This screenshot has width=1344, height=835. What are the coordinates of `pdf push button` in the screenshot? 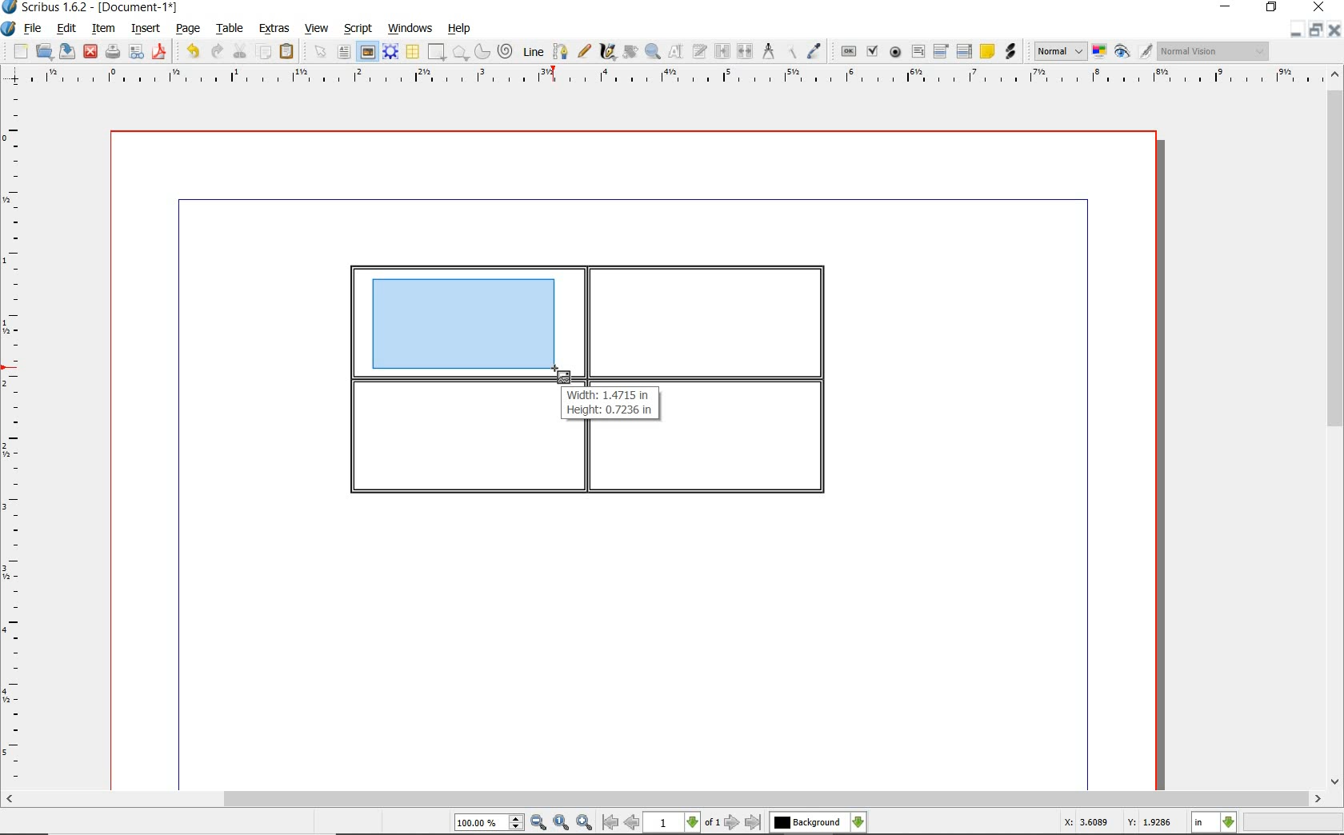 It's located at (849, 50).